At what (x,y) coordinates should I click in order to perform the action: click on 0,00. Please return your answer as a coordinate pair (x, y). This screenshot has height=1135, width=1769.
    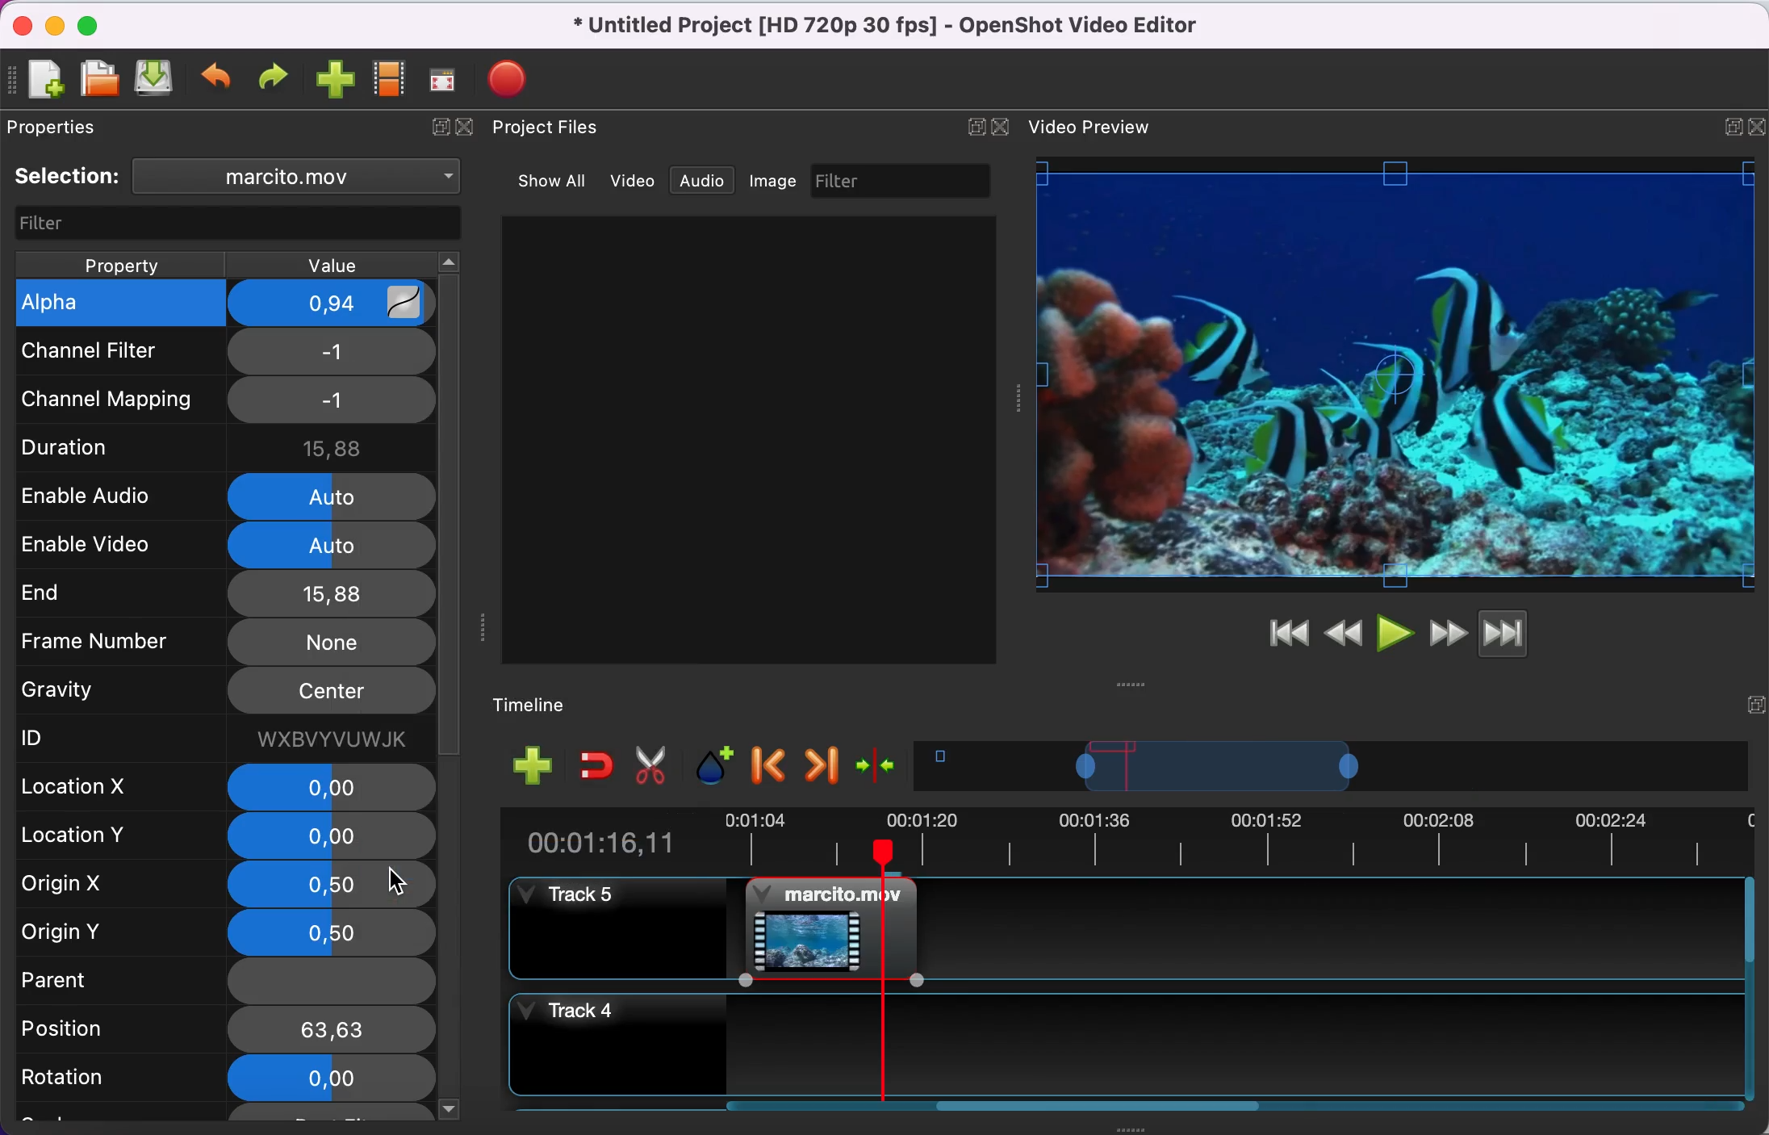
    Looking at the image, I should click on (324, 1078).